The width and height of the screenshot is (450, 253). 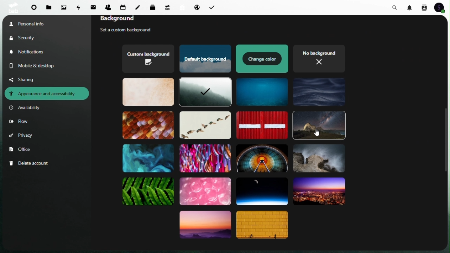 What do you see at coordinates (21, 137) in the screenshot?
I see `Privacy` at bounding box center [21, 137].